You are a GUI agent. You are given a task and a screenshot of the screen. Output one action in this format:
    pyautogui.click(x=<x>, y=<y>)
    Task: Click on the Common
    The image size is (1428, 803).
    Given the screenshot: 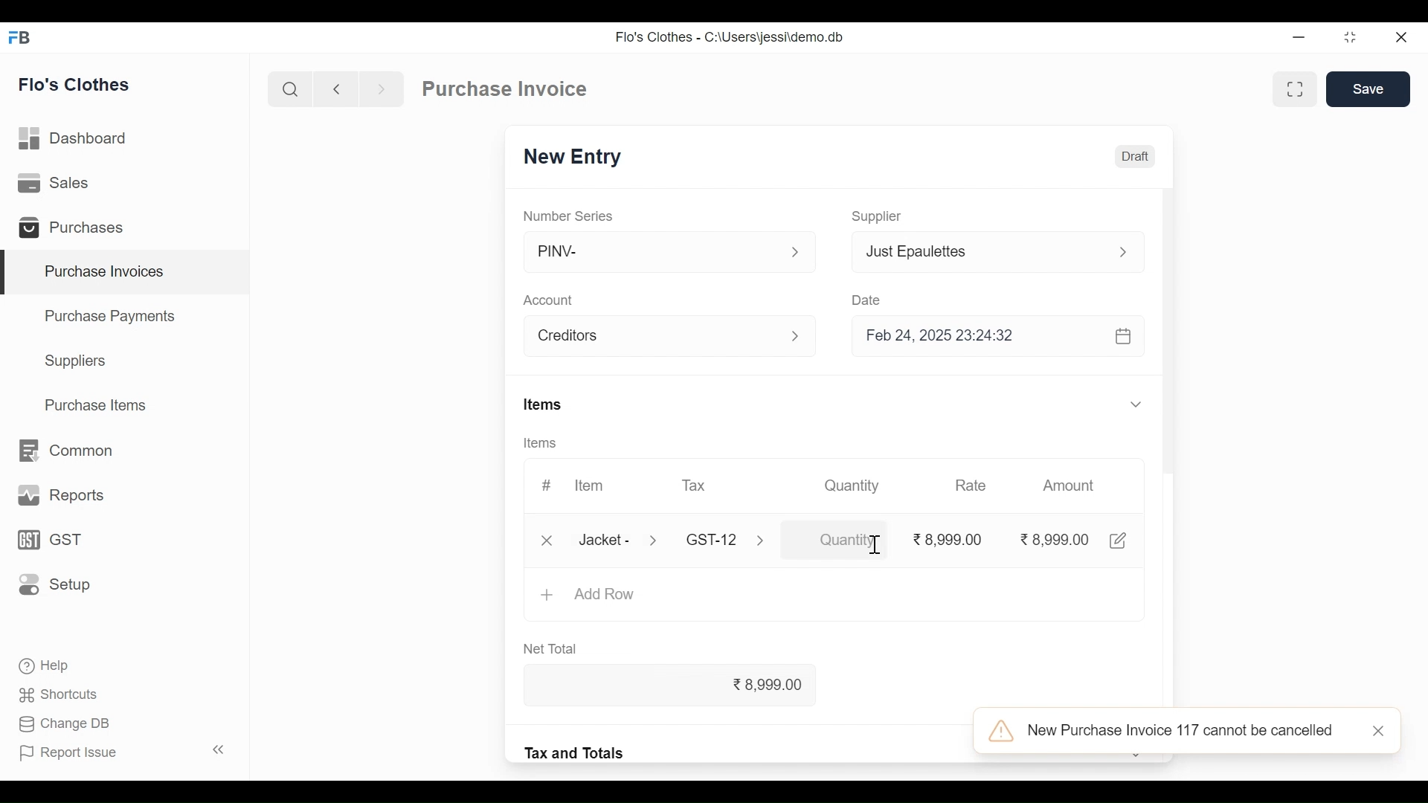 What is the action you would take?
    pyautogui.click(x=68, y=450)
    